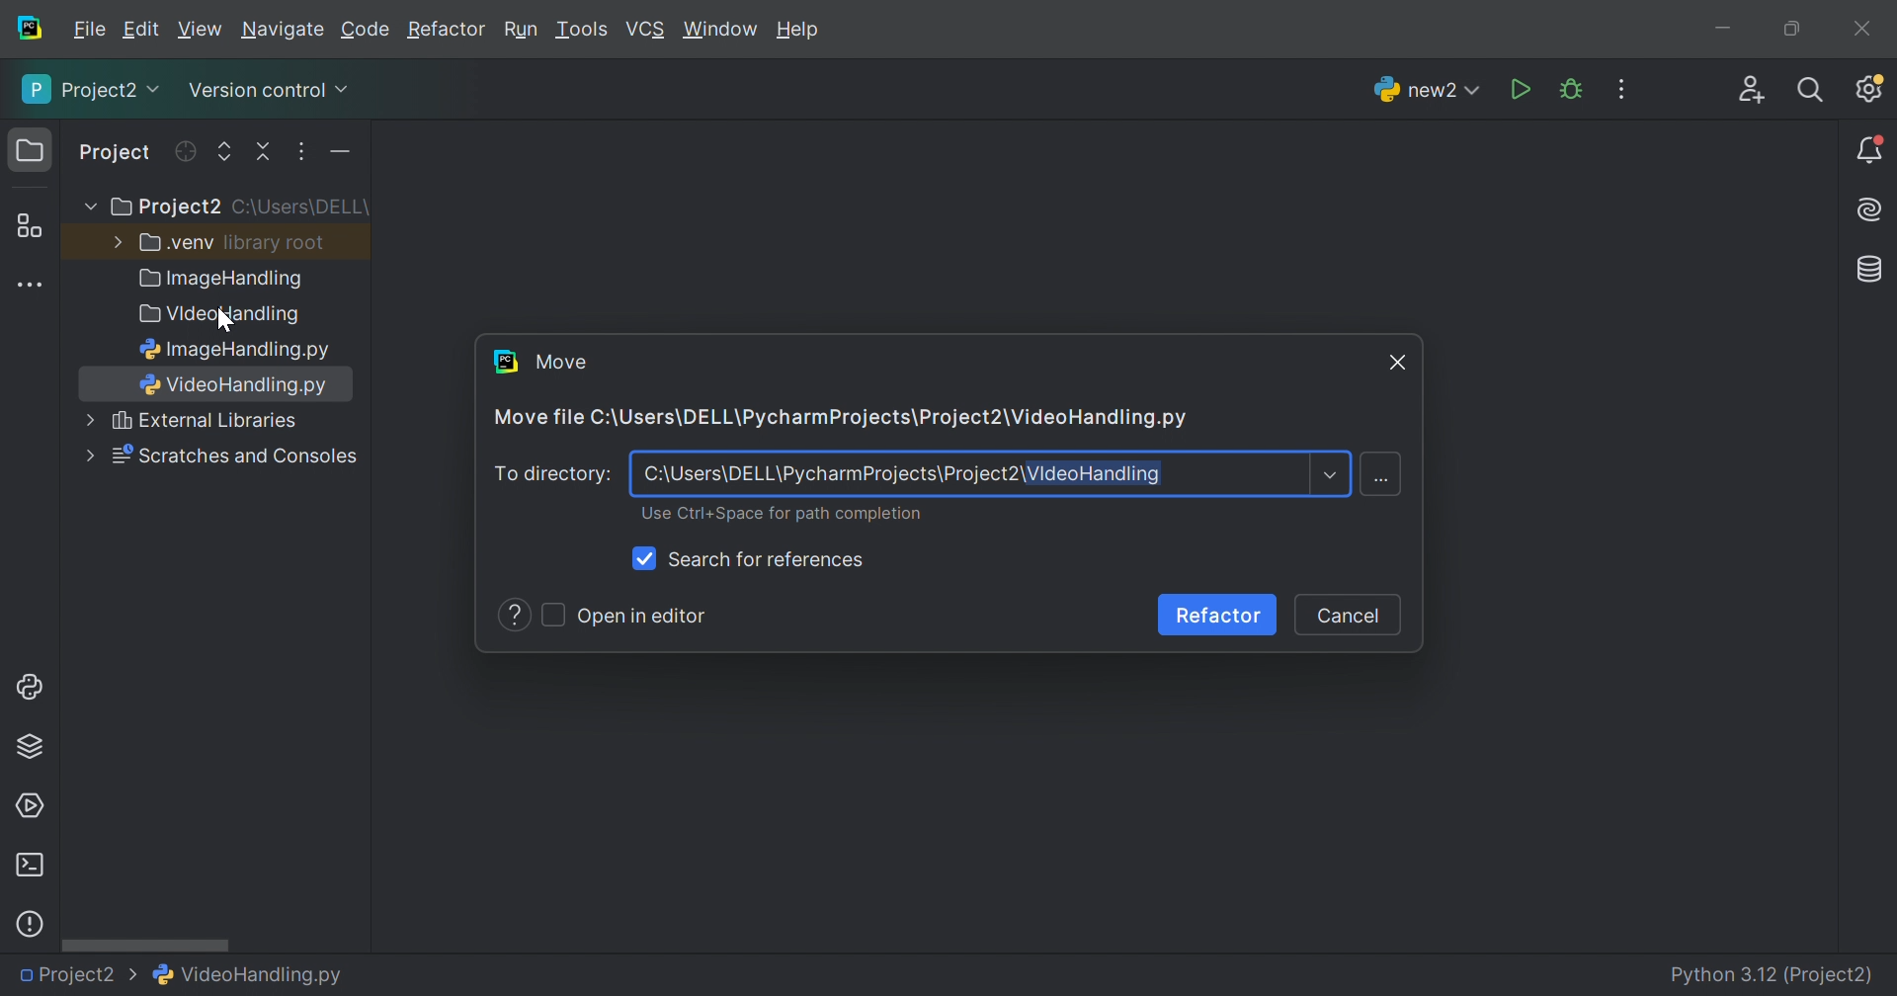 The height and width of the screenshot is (996, 1897). I want to click on Notifications, so click(1871, 151).